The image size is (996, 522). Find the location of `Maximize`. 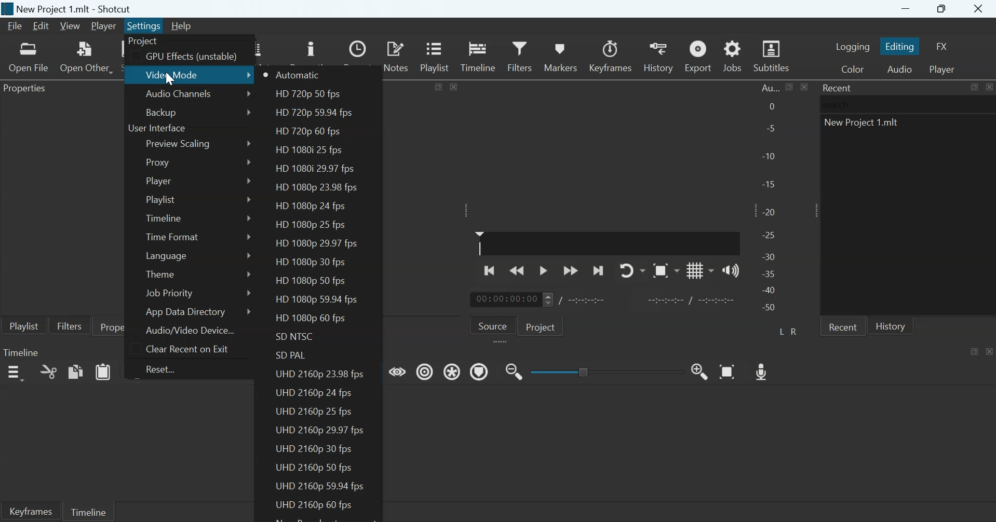

Maximize is located at coordinates (439, 86).